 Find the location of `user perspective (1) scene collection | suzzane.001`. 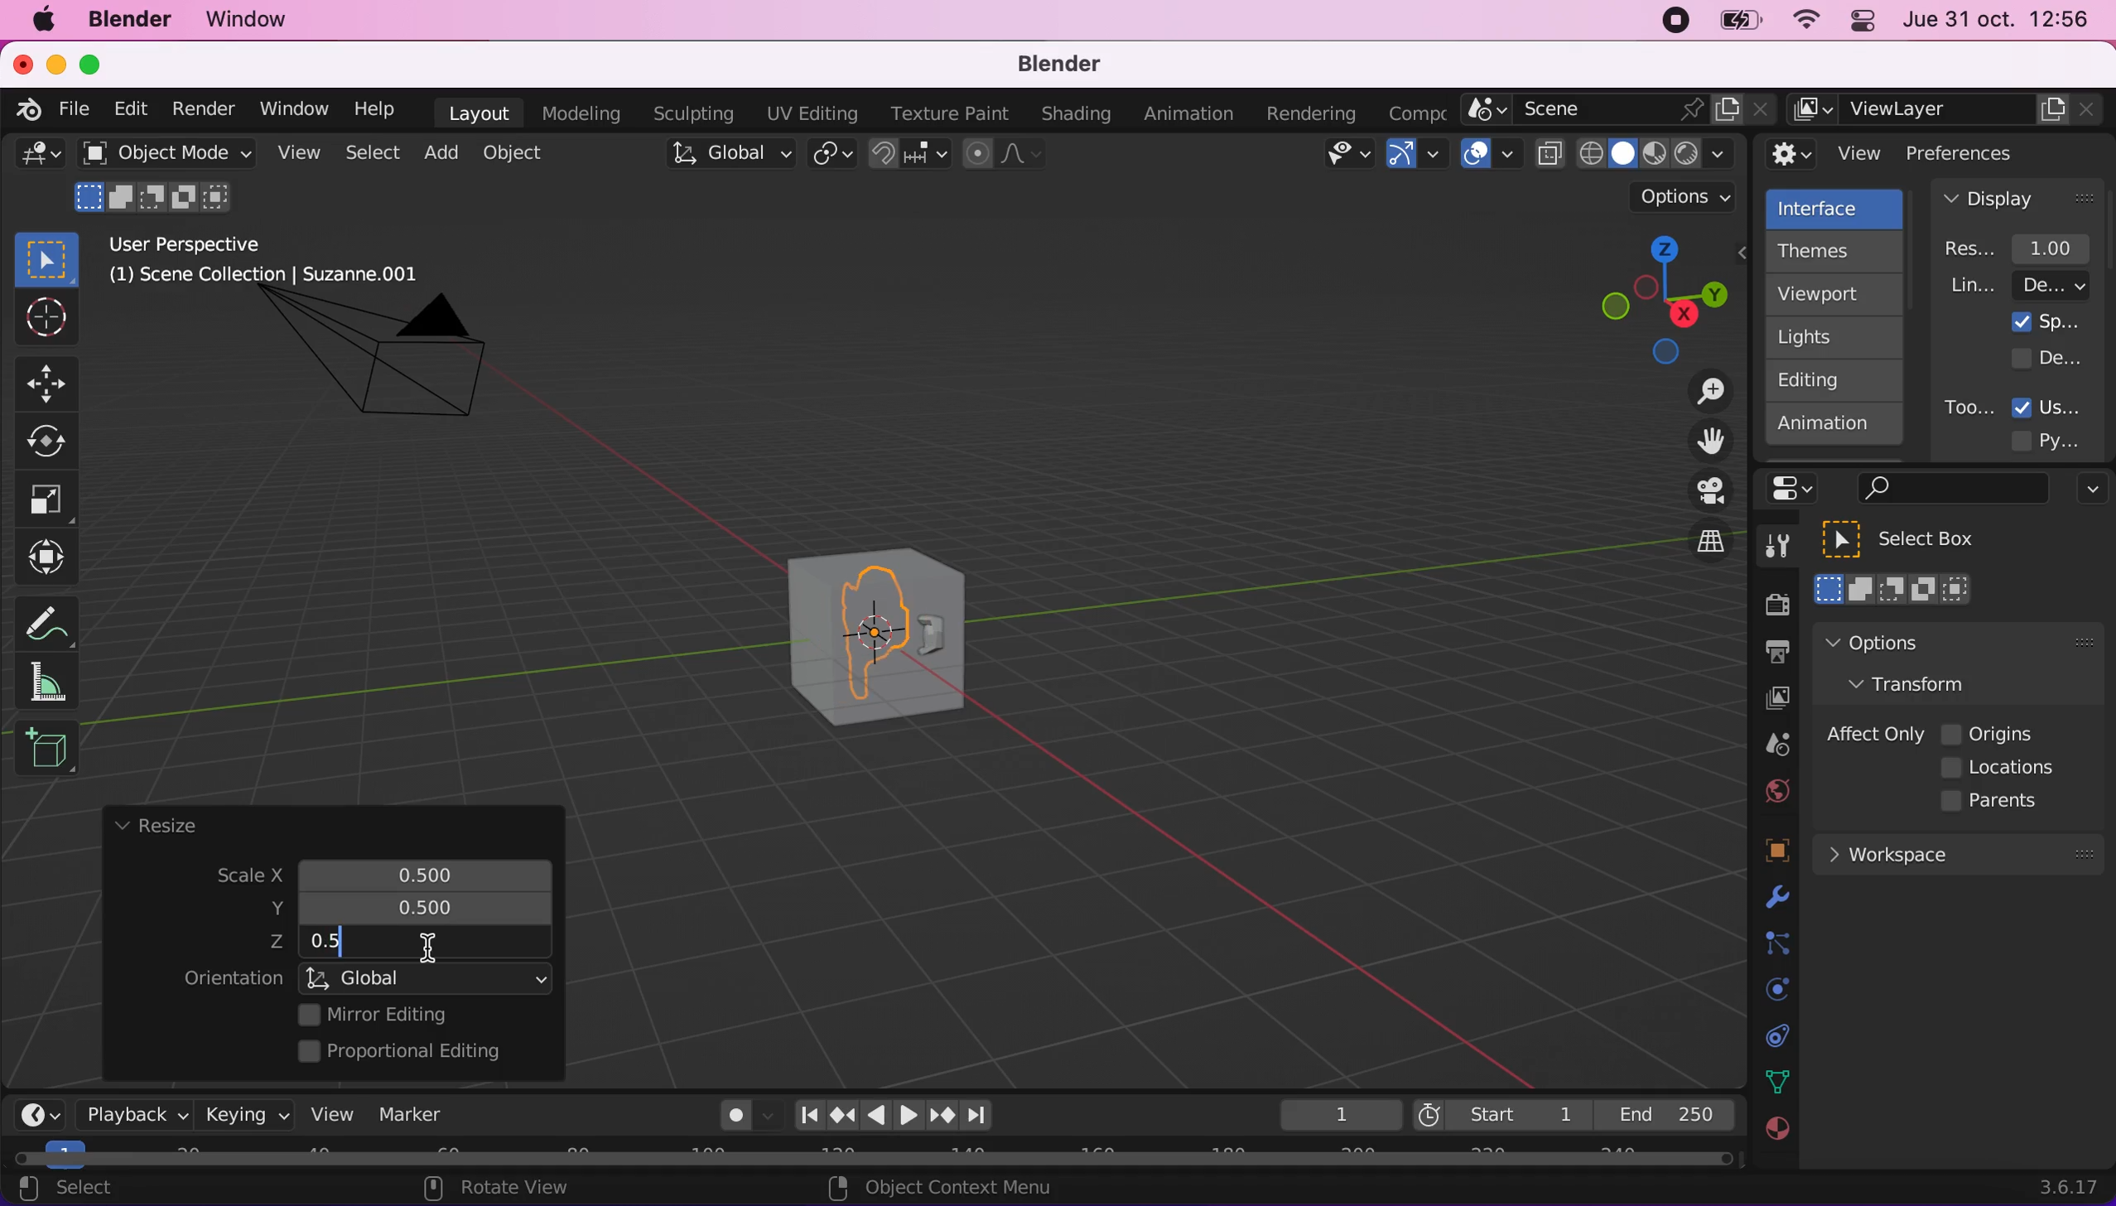

user perspective (1) scene collection | suzzane.001 is located at coordinates (277, 262).